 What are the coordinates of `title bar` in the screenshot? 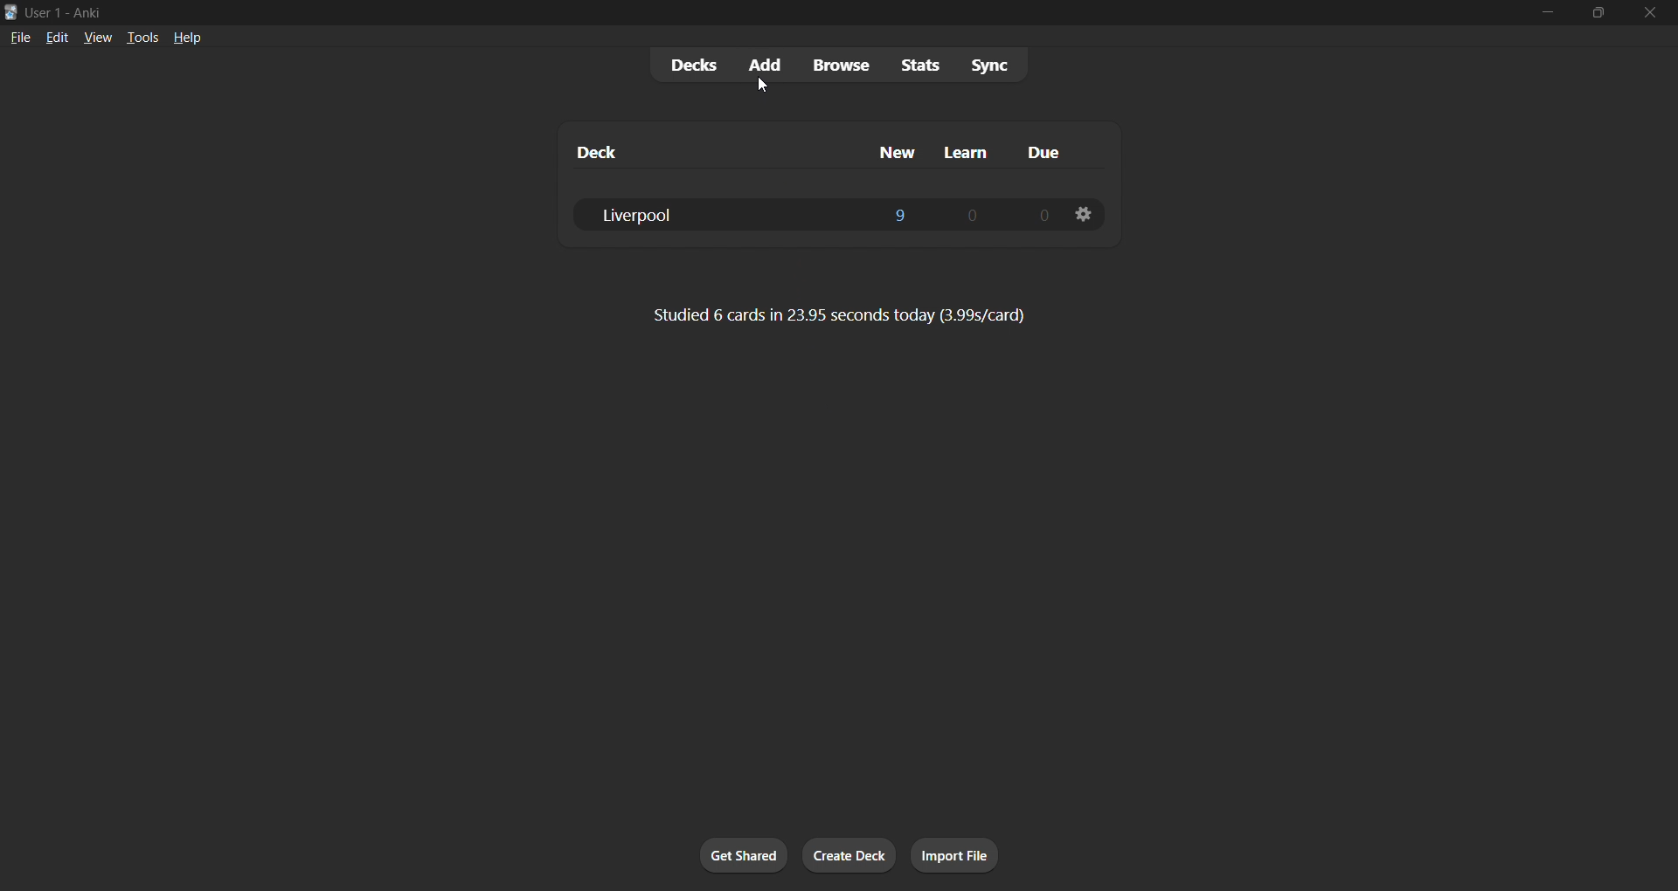 It's located at (734, 11).